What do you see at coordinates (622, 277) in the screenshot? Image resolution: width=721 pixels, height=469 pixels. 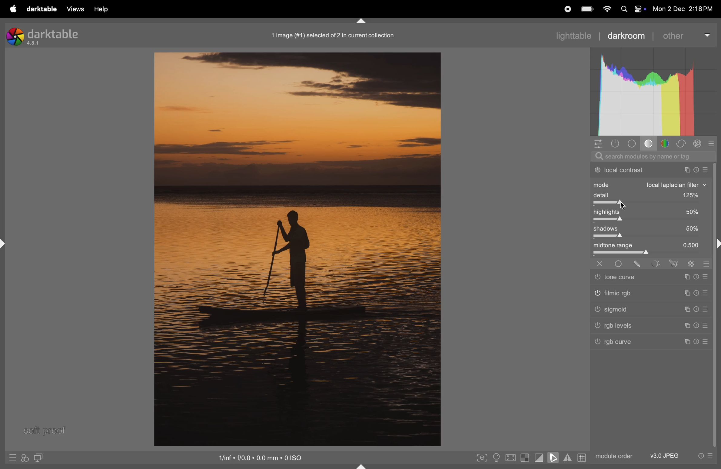 I see `` at bounding box center [622, 277].